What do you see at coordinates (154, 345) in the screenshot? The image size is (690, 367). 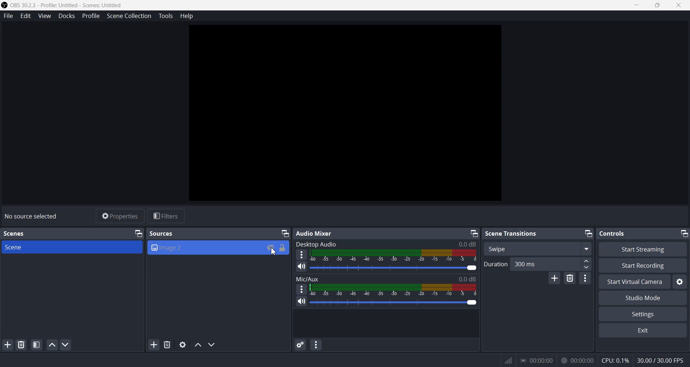 I see `Add Sources` at bounding box center [154, 345].